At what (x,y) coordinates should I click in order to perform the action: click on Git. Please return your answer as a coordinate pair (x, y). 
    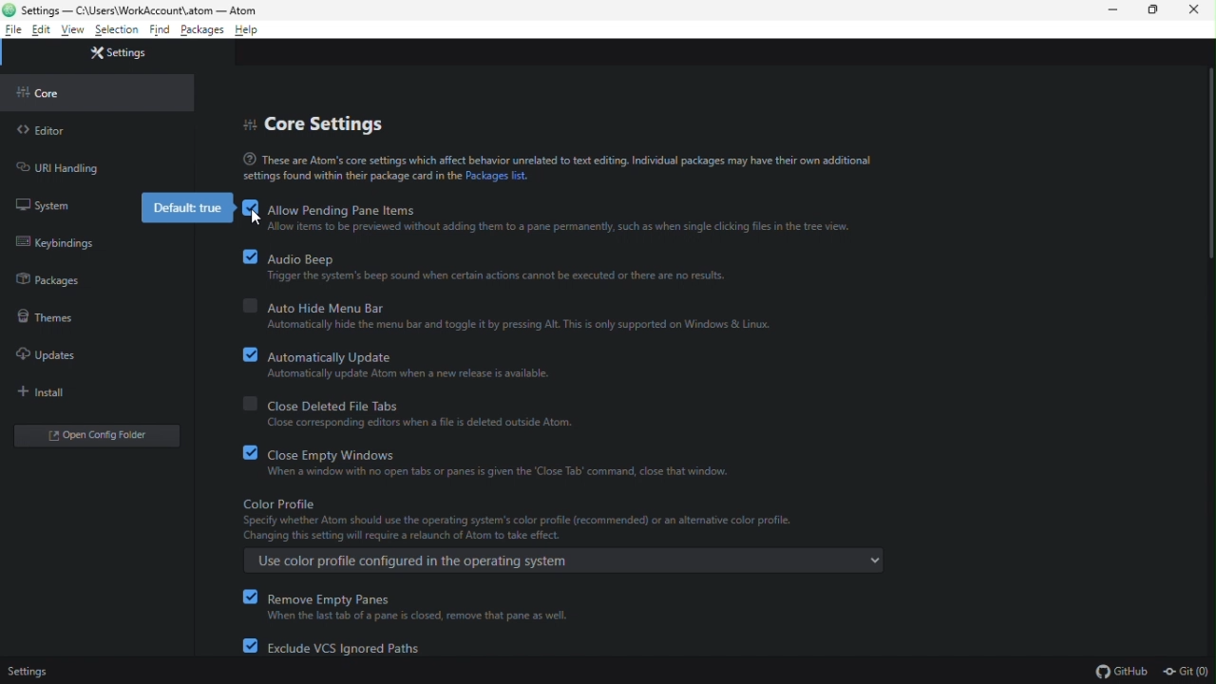
    Looking at the image, I should click on (1187, 672).